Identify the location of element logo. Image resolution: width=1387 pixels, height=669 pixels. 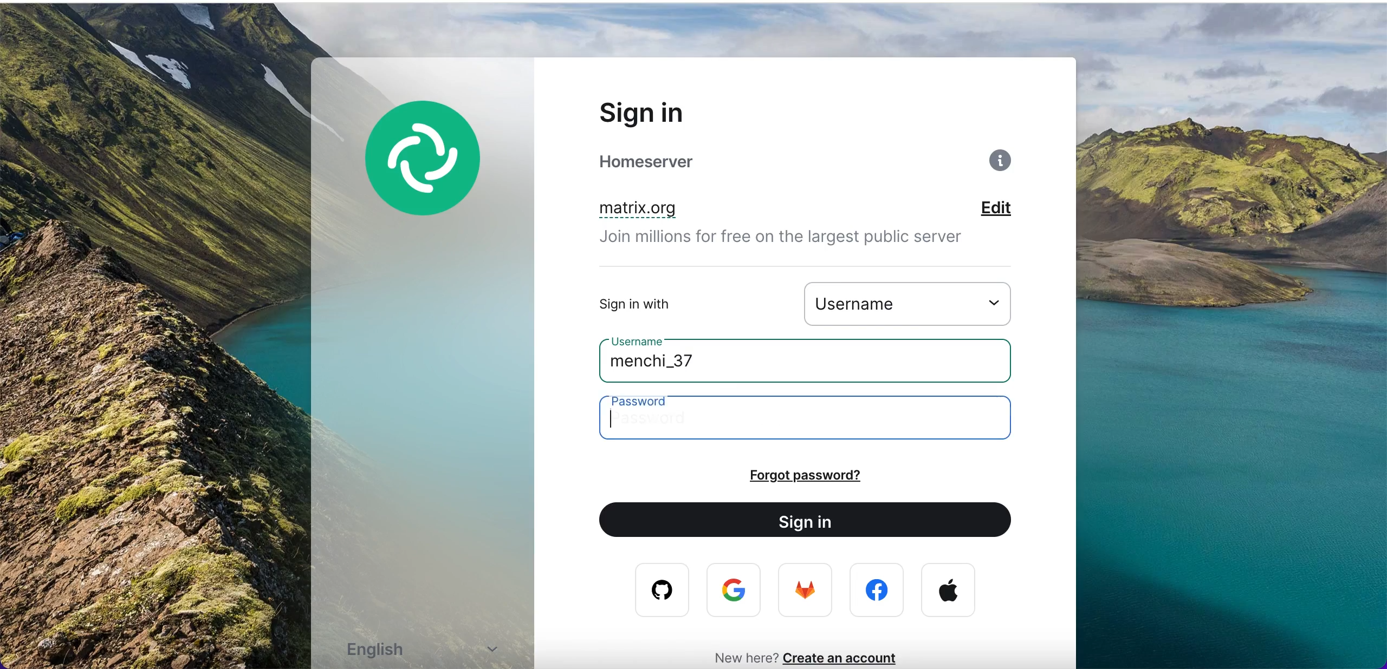
(436, 174).